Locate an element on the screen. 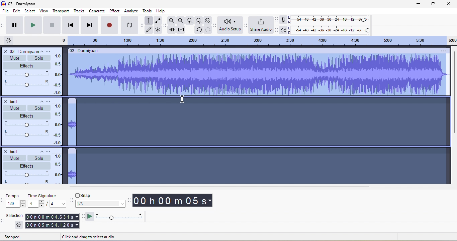 The width and height of the screenshot is (457, 241). audacity time selection toolbar is located at coordinates (3, 200).